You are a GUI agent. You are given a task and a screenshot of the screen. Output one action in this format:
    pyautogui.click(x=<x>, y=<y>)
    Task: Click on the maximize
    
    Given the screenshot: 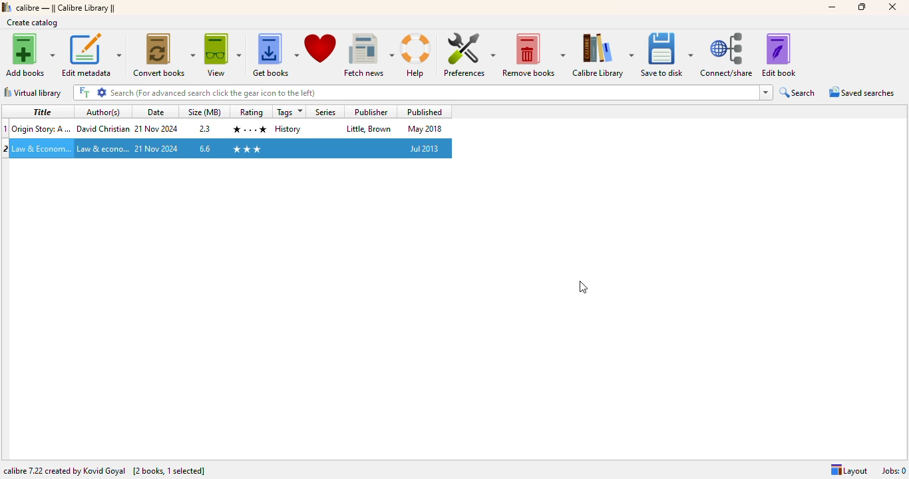 What is the action you would take?
    pyautogui.click(x=862, y=7)
    